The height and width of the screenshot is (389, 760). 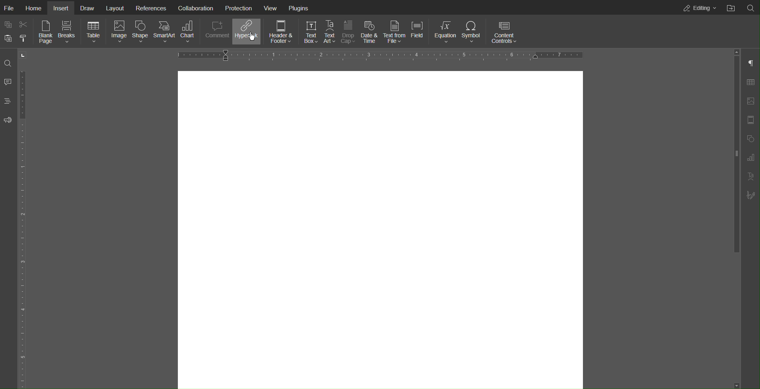 I want to click on Feedback and Support, so click(x=8, y=121).